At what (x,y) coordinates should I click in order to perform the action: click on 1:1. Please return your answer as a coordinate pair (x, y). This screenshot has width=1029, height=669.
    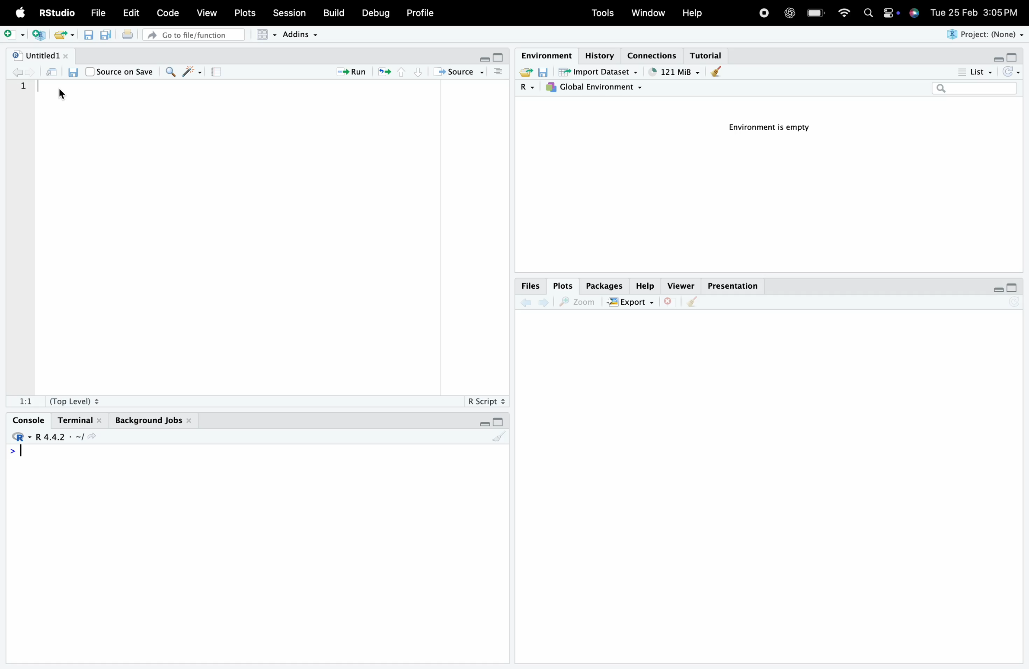
    Looking at the image, I should click on (25, 401).